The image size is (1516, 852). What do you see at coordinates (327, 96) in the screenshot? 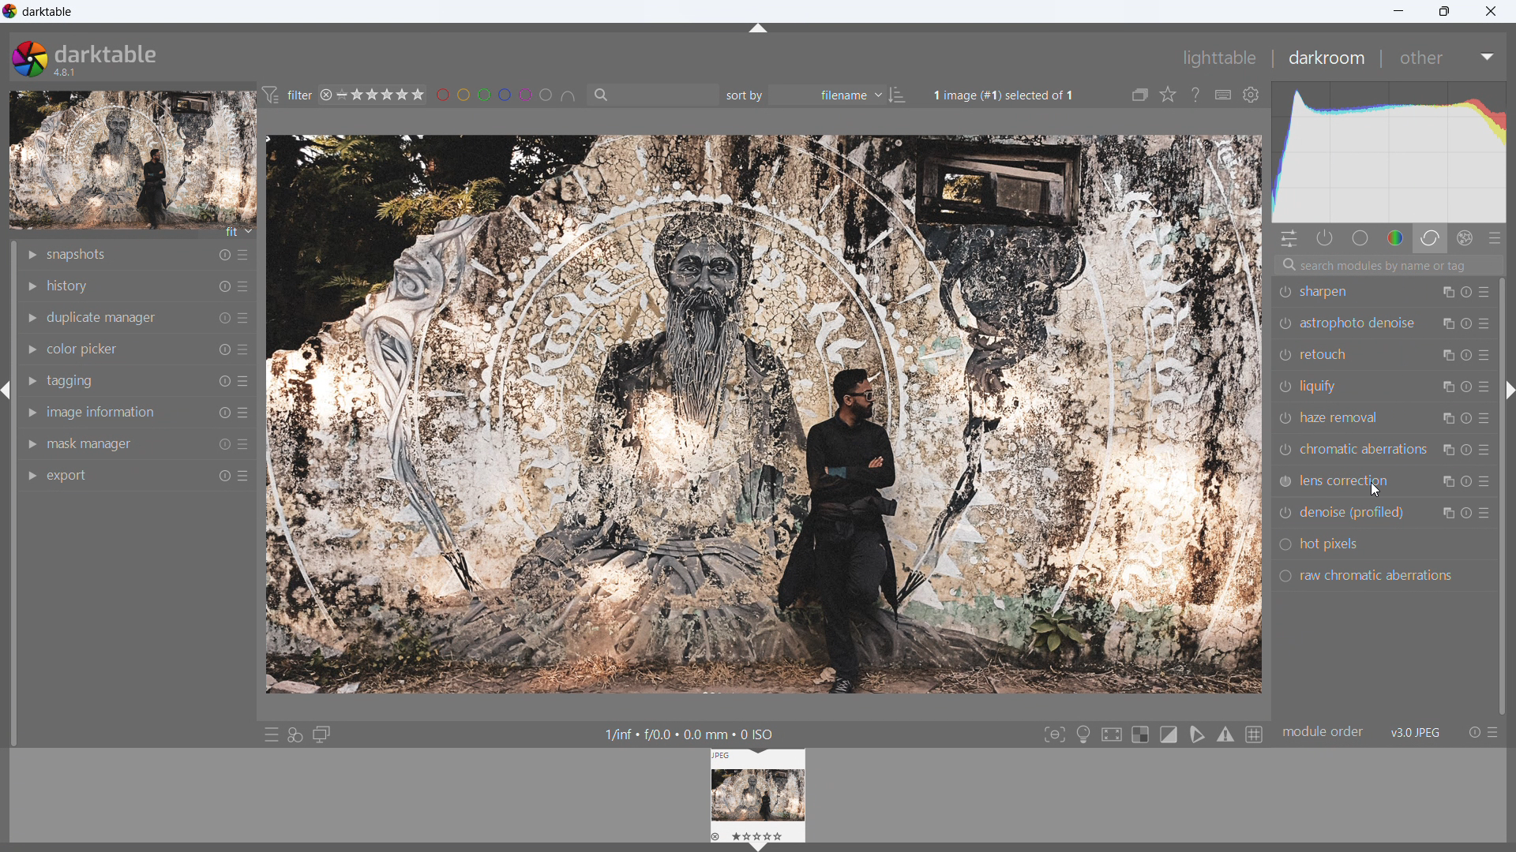
I see `reject rating` at bounding box center [327, 96].